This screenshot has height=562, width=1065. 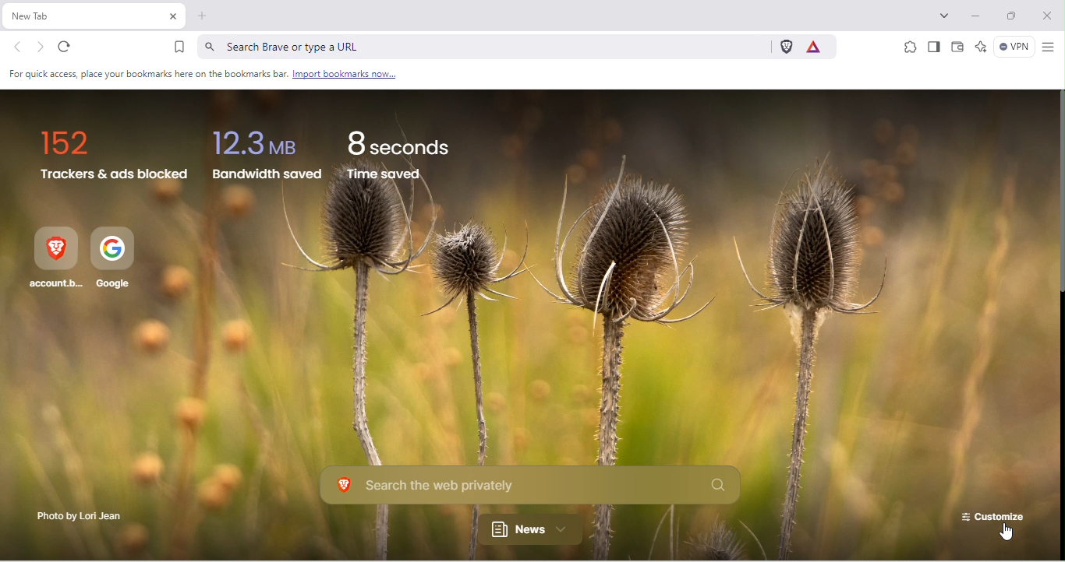 What do you see at coordinates (1000, 536) in the screenshot?
I see `Cursor` at bounding box center [1000, 536].